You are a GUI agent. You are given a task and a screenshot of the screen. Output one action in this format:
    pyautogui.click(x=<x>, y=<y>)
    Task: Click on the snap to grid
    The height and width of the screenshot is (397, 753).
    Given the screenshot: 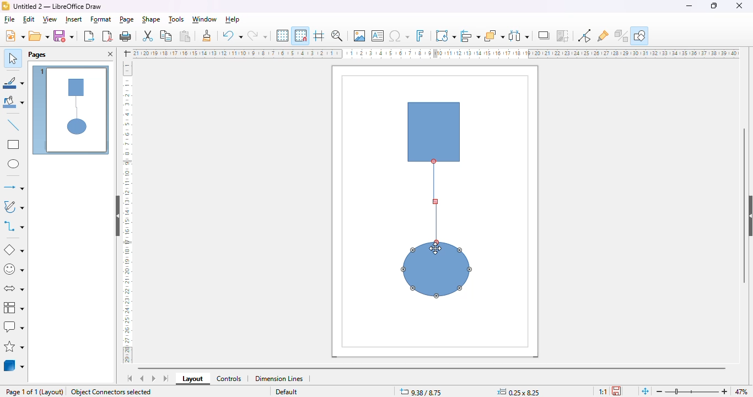 What is the action you would take?
    pyautogui.click(x=301, y=35)
    